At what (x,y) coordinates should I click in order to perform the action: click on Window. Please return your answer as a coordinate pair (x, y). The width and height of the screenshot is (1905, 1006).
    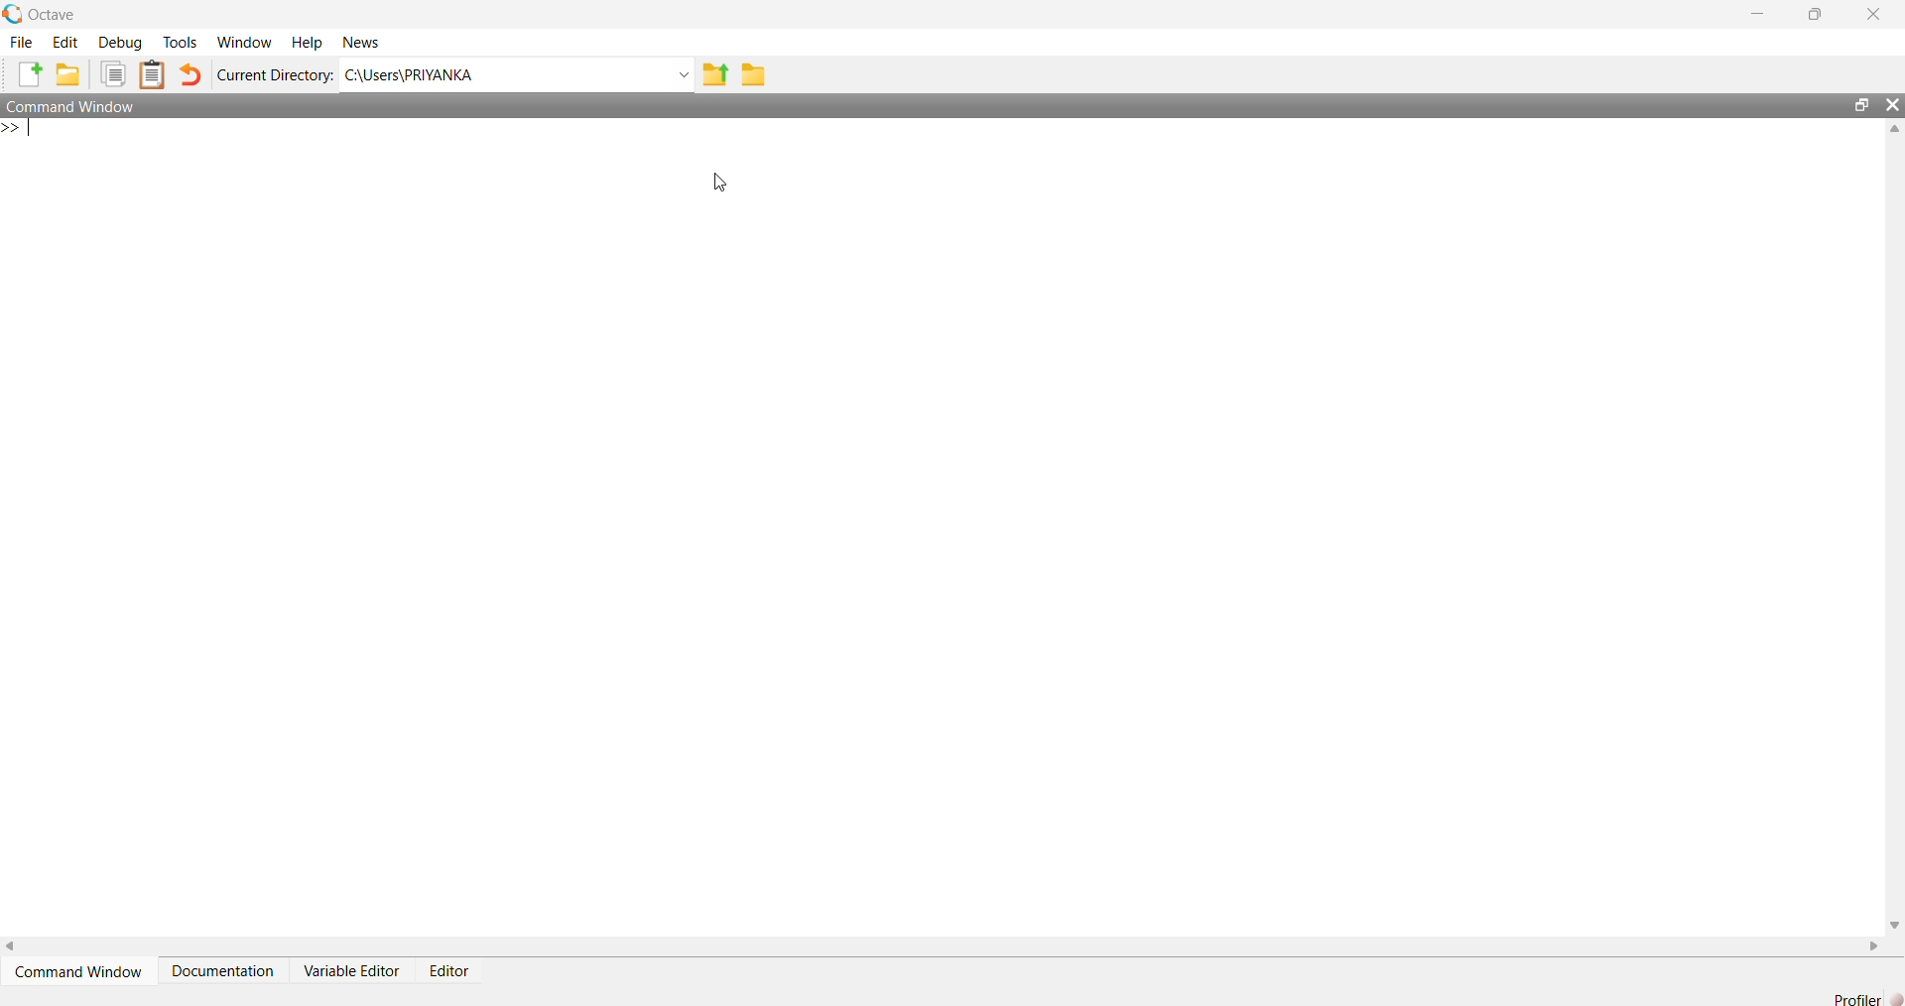
    Looking at the image, I should click on (243, 41).